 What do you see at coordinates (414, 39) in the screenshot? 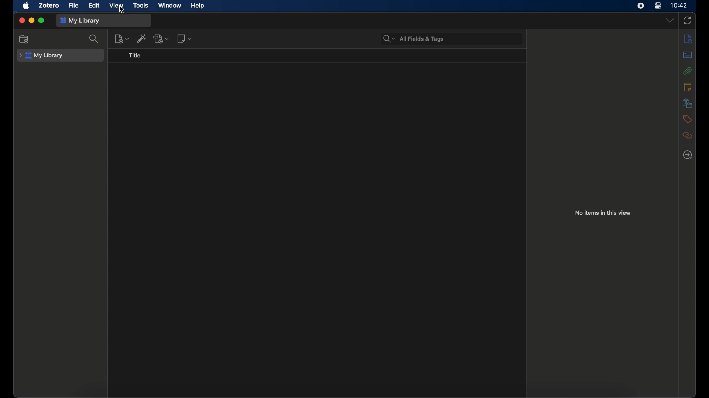
I see `all fields & tags` at bounding box center [414, 39].